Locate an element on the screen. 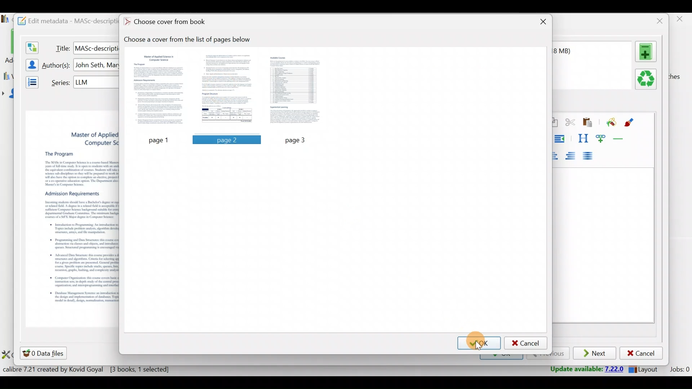 The image size is (692, 389). Copy is located at coordinates (555, 123).